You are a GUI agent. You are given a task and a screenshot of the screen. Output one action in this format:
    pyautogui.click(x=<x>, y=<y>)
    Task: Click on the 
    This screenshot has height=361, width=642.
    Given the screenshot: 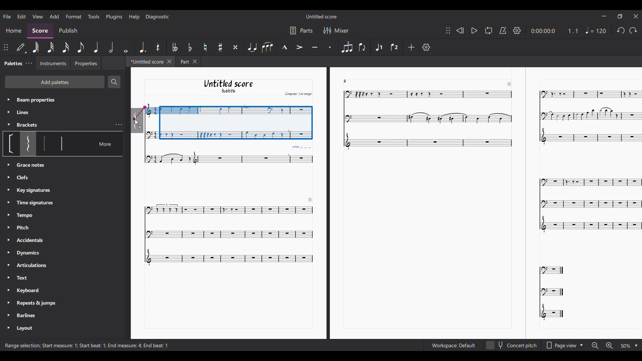 What is the action you would take?
    pyautogui.click(x=9, y=203)
    